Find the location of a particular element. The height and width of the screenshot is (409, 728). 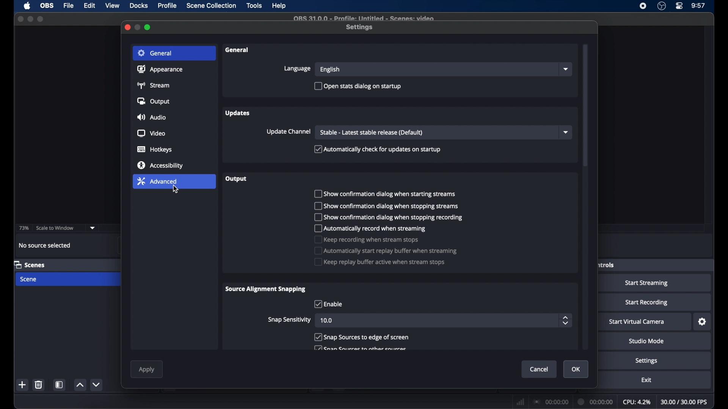

settings is located at coordinates (646, 361).